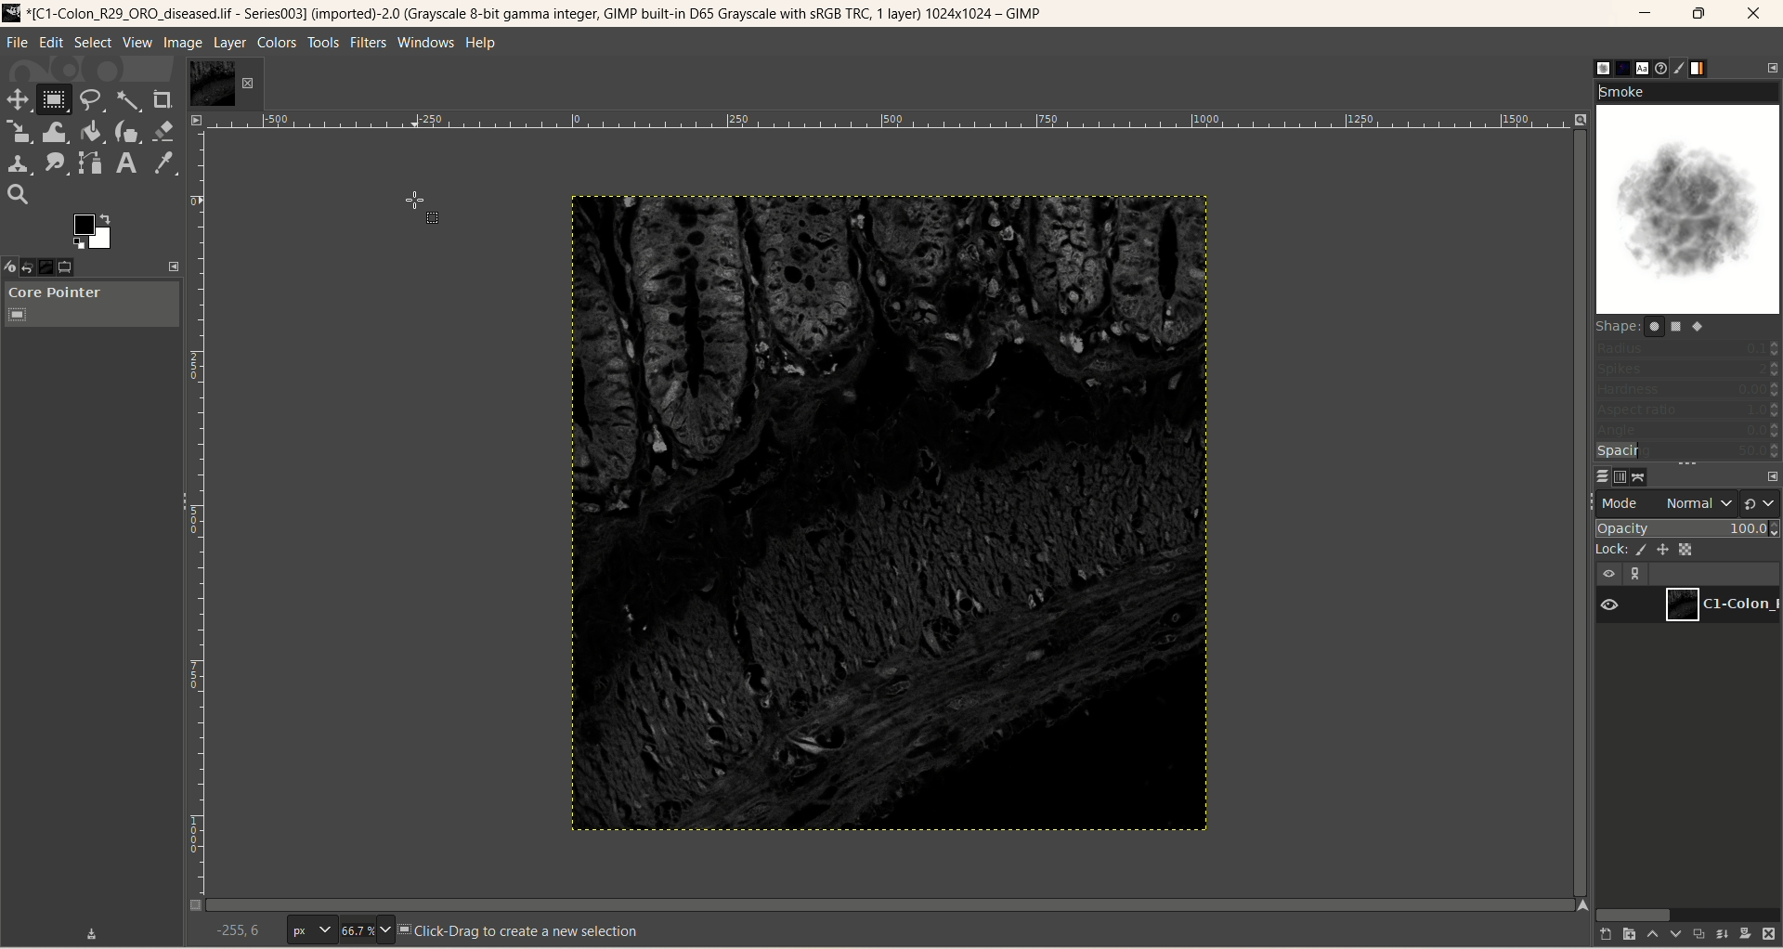 The image size is (1783, 949). What do you see at coordinates (1763, 12) in the screenshot?
I see `close` at bounding box center [1763, 12].